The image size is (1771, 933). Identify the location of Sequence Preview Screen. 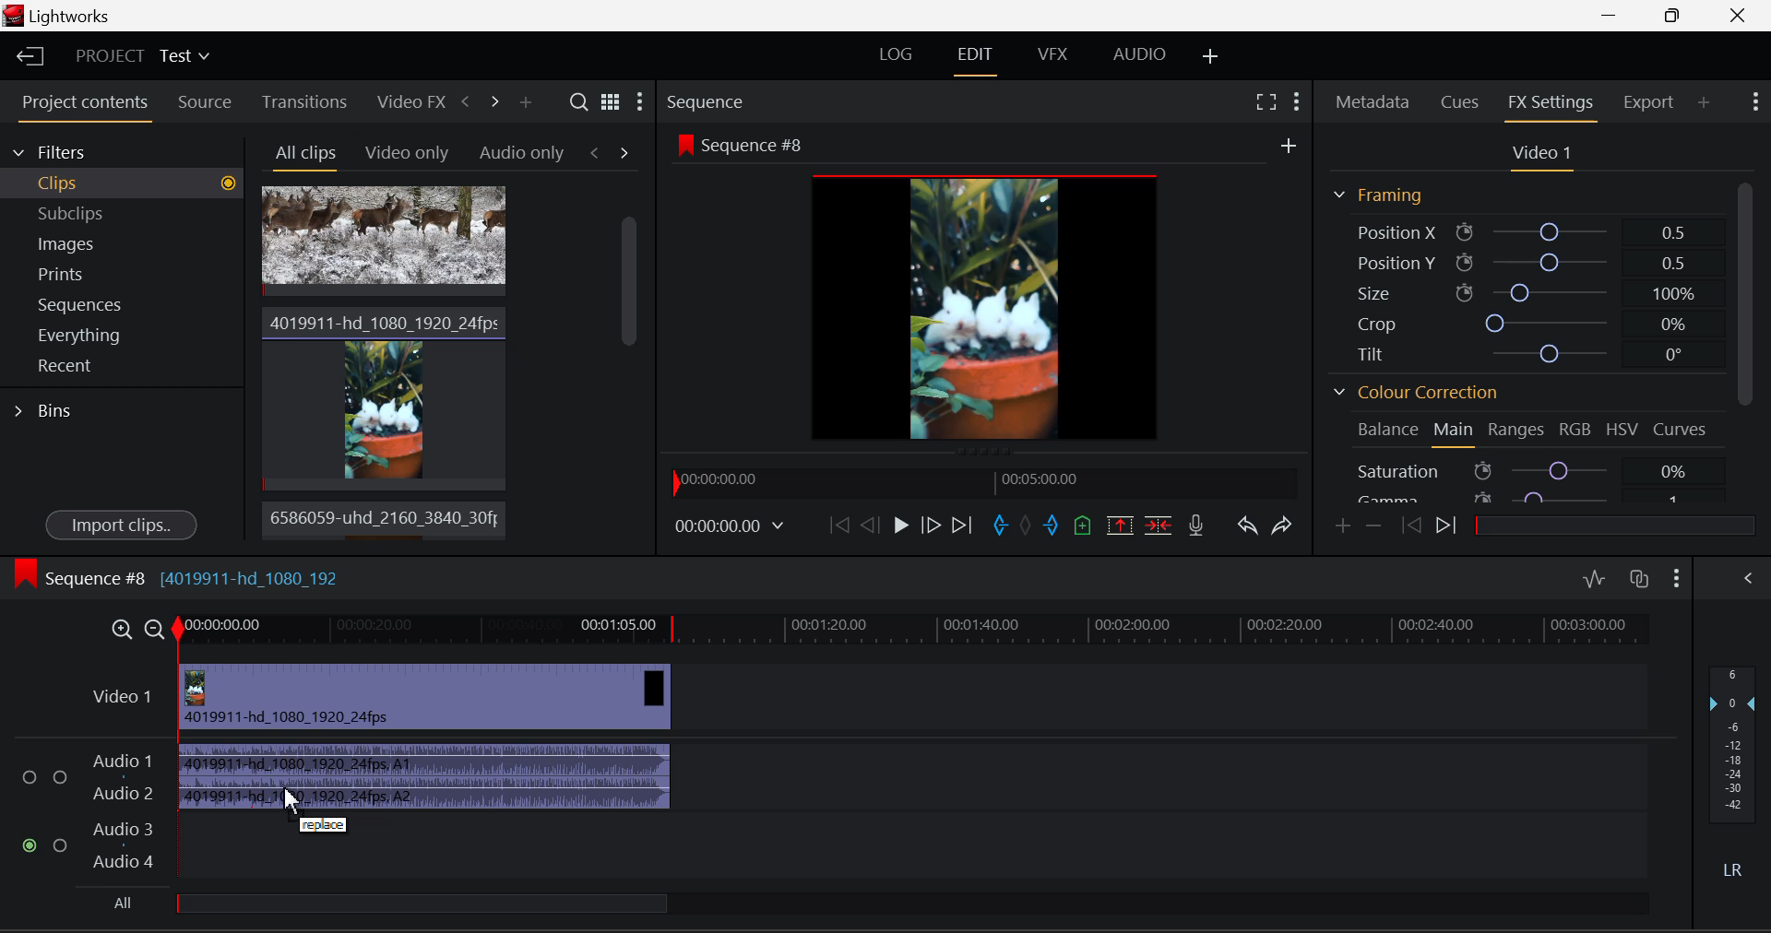
(986, 289).